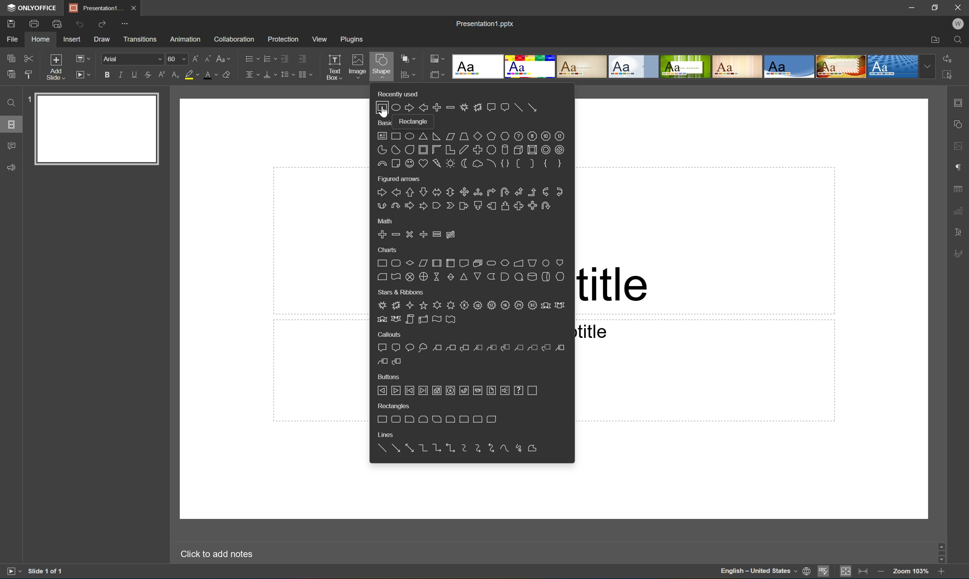 The image size is (969, 579). Describe the element at coordinates (41, 40) in the screenshot. I see `Home` at that location.